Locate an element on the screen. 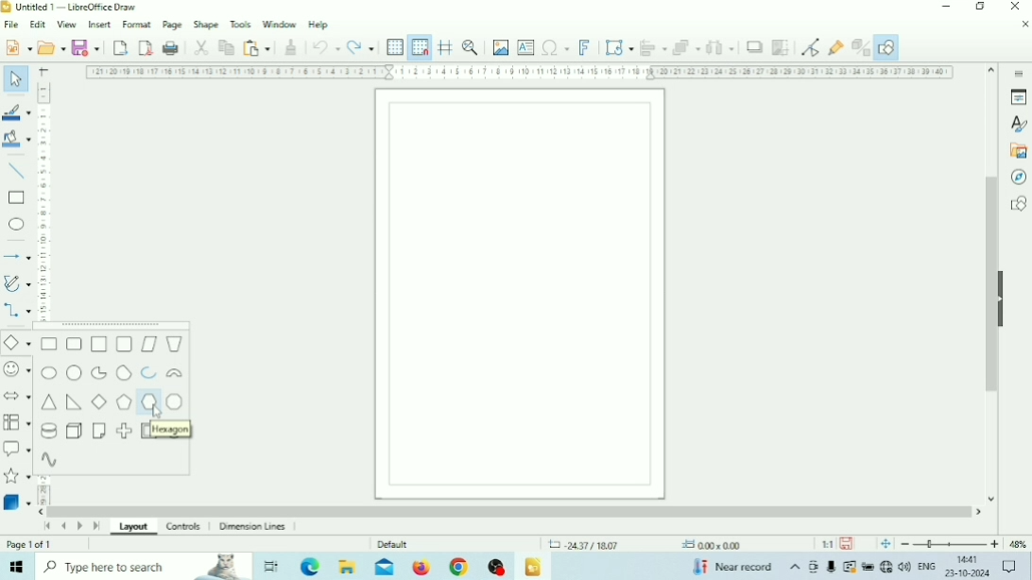 This screenshot has height=580, width=1032. Export directly as PDF is located at coordinates (146, 46).